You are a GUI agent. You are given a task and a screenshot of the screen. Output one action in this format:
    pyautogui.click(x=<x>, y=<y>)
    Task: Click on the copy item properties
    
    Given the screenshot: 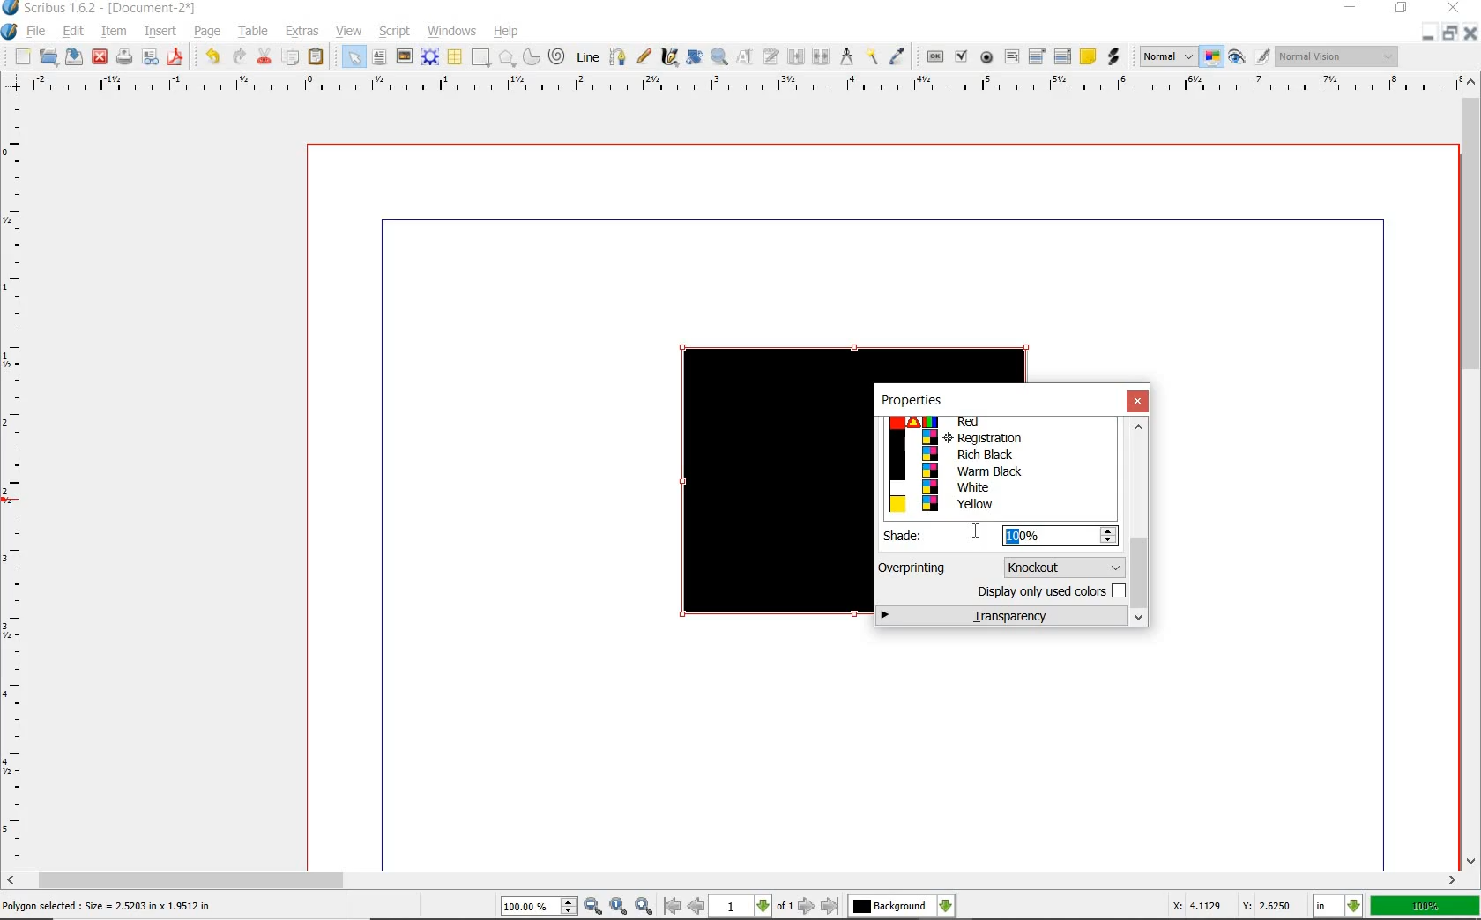 What is the action you would take?
    pyautogui.click(x=872, y=59)
    